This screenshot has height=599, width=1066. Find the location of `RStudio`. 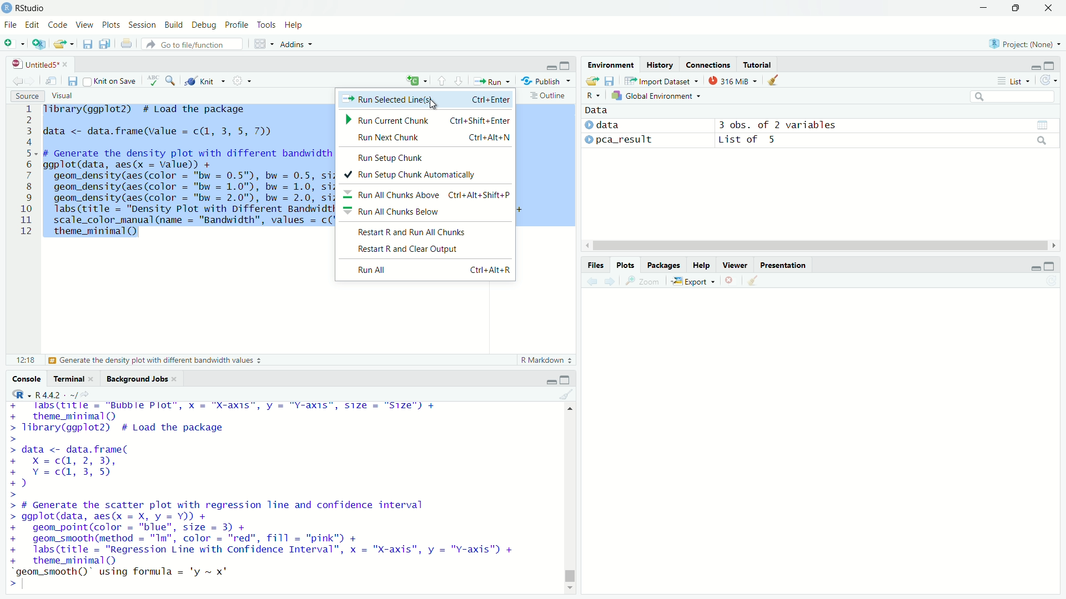

RStudio is located at coordinates (23, 8).